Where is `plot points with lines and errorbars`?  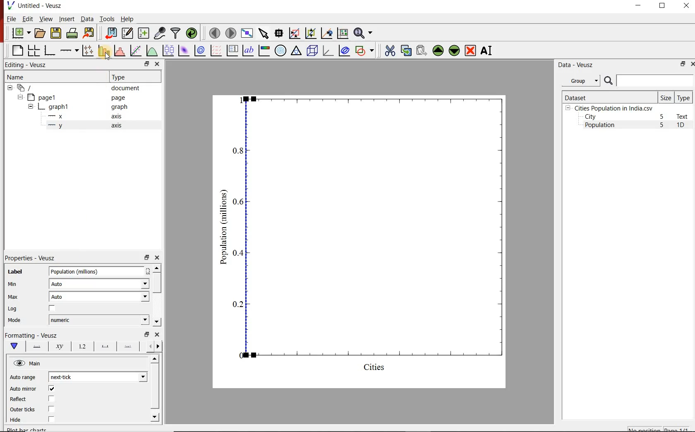
plot points with lines and errorbars is located at coordinates (86, 50).